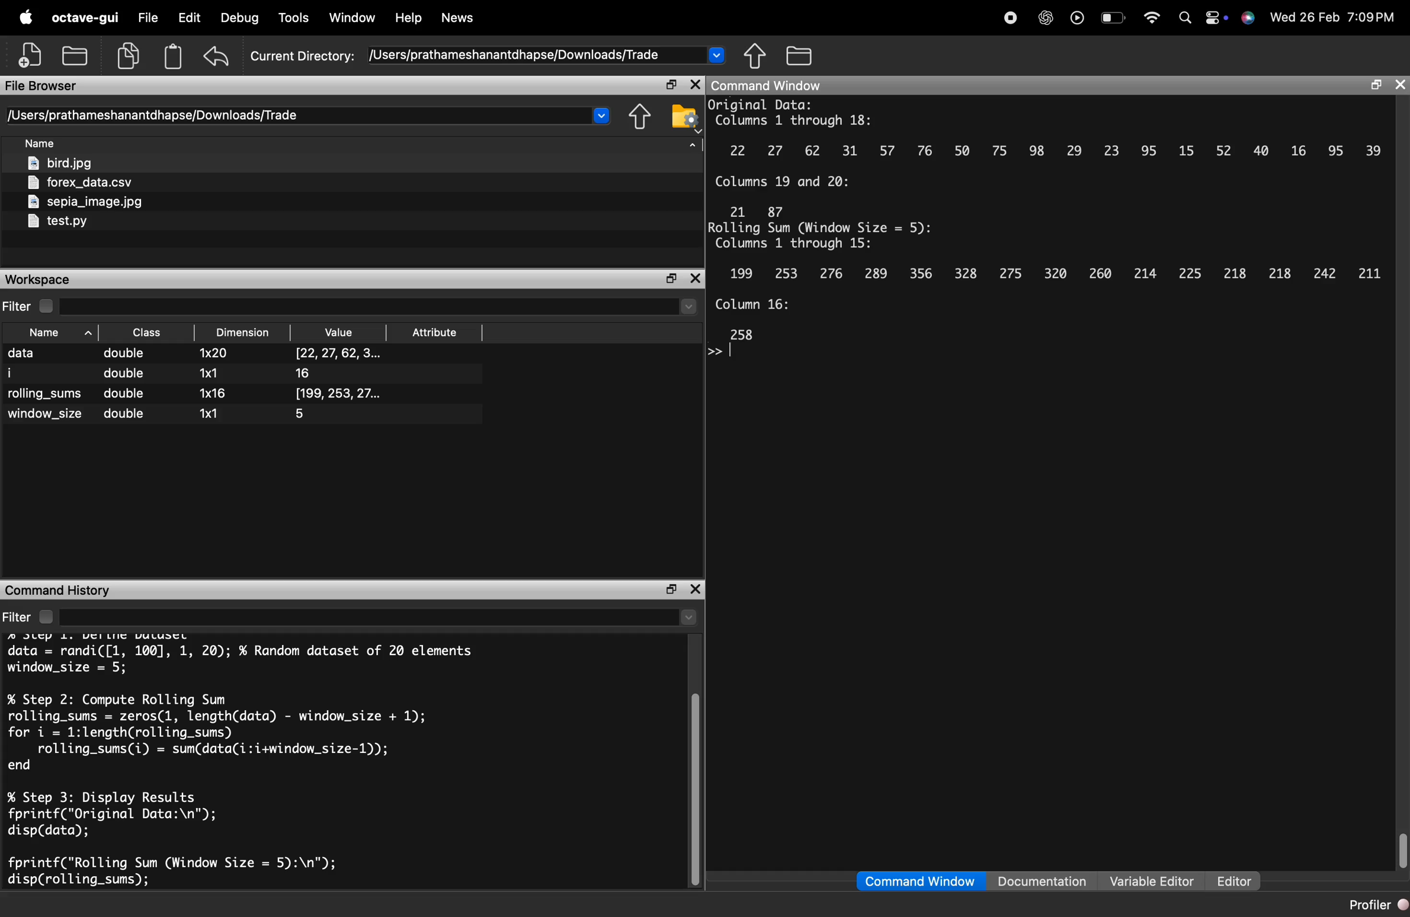 The height and width of the screenshot is (917, 1410). What do you see at coordinates (353, 18) in the screenshot?
I see `window` at bounding box center [353, 18].